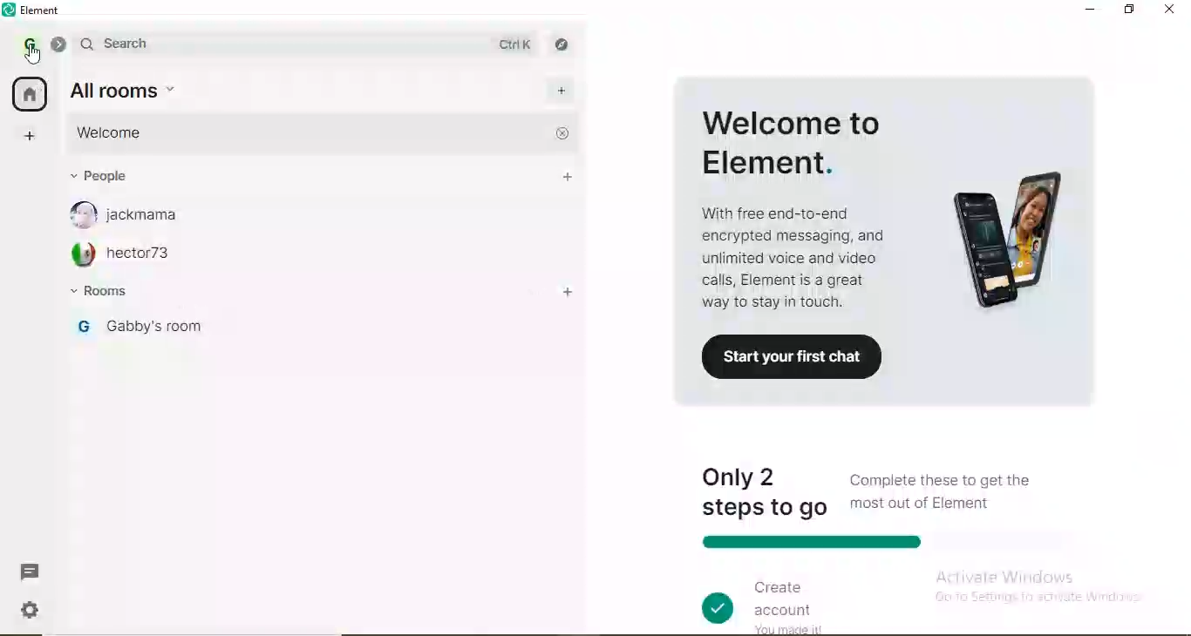  I want to click on hector73, so click(141, 255).